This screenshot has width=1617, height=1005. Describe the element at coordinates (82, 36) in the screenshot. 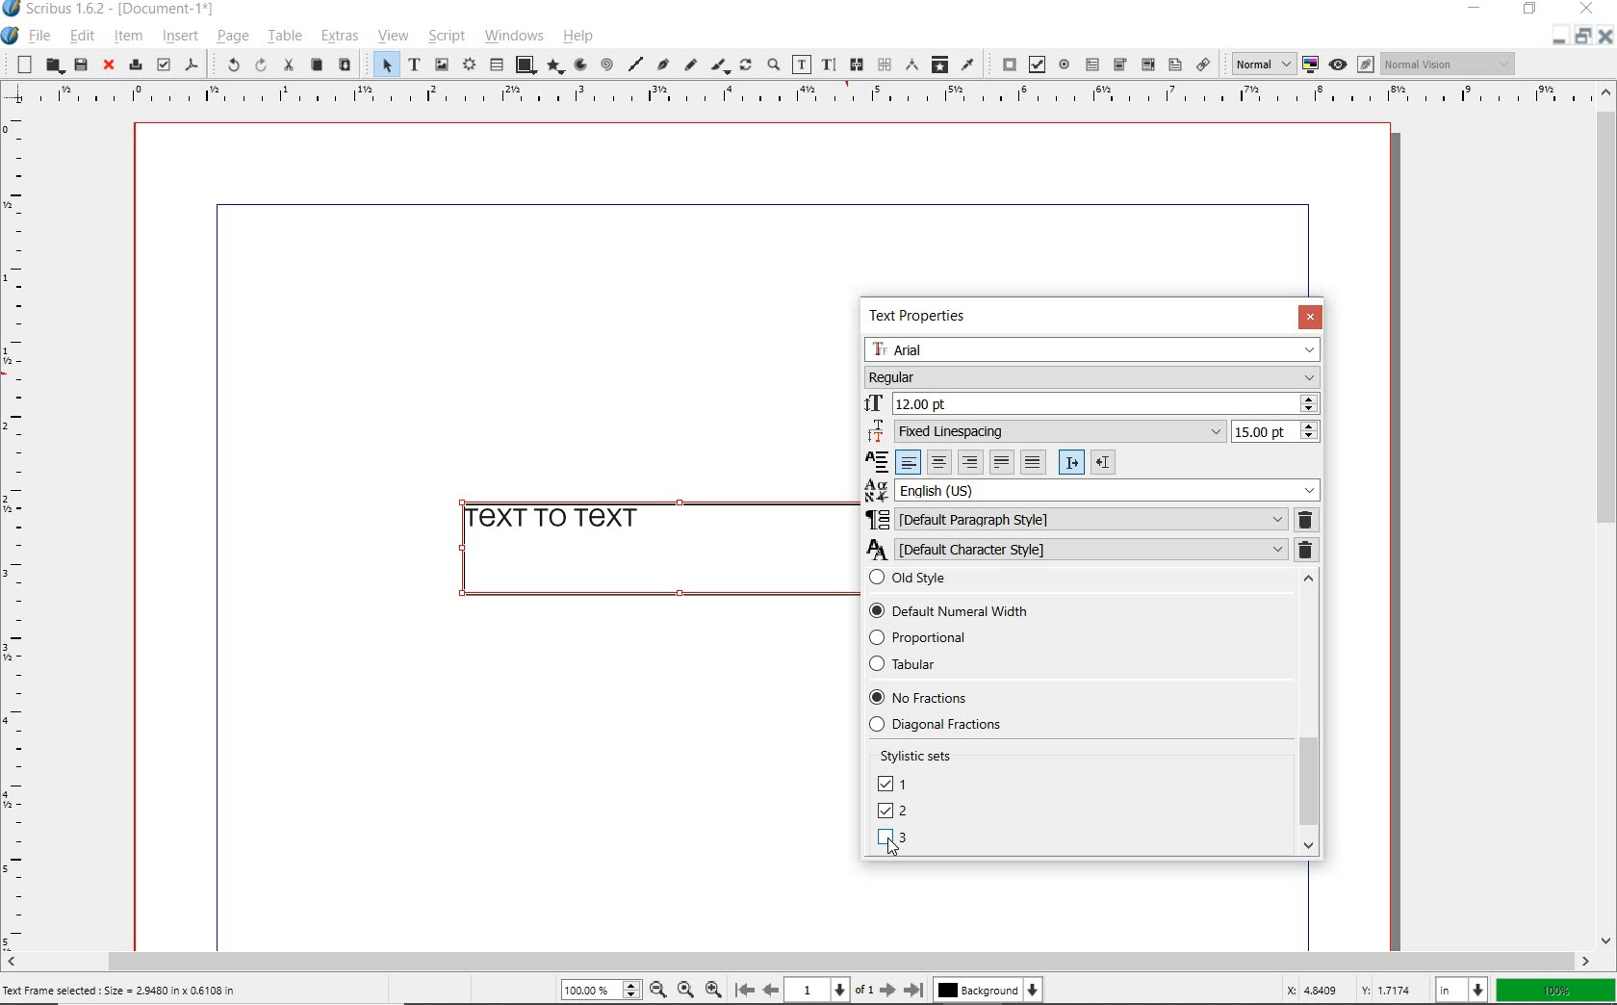

I see `edit` at that location.